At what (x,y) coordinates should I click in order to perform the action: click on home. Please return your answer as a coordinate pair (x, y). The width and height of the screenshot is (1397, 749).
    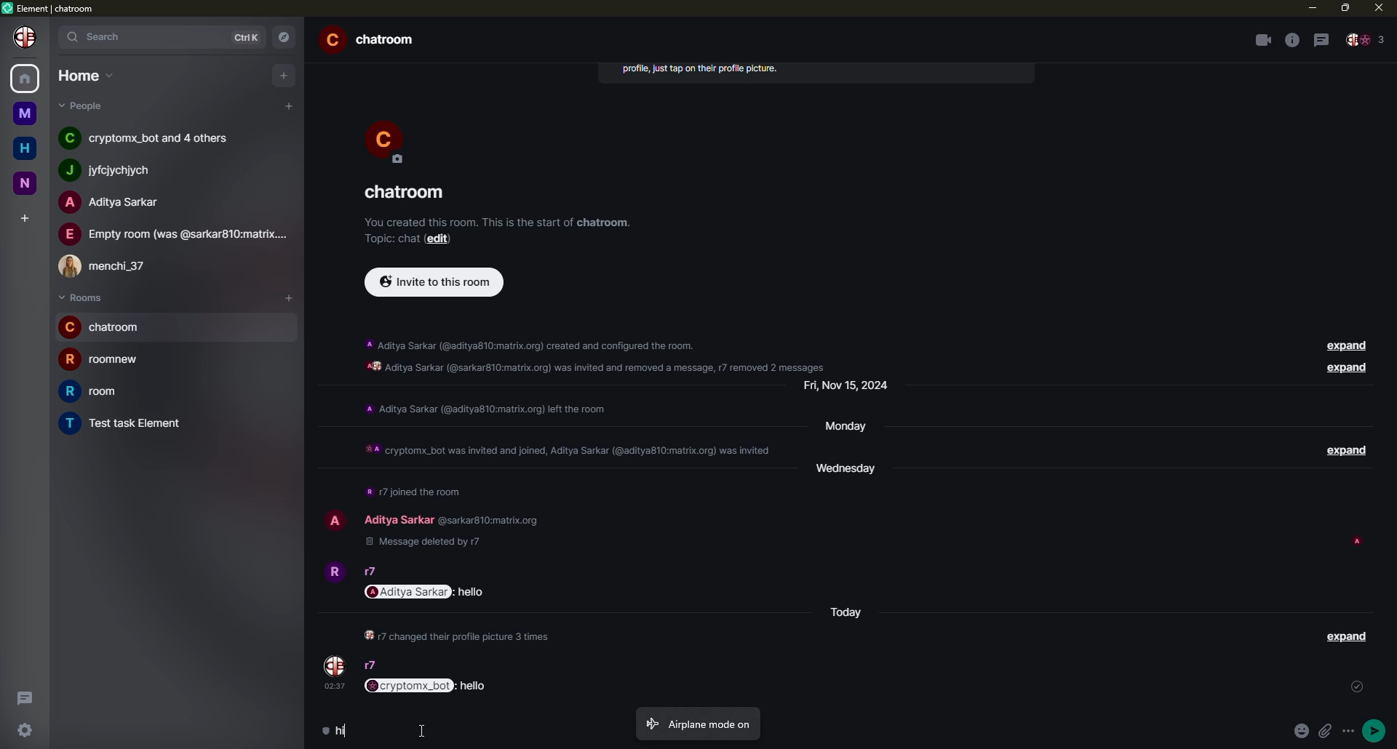
    Looking at the image, I should click on (26, 79).